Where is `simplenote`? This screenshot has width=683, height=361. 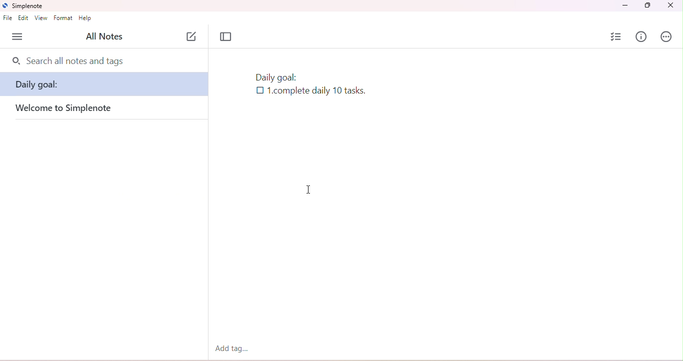
simplenote is located at coordinates (27, 6).